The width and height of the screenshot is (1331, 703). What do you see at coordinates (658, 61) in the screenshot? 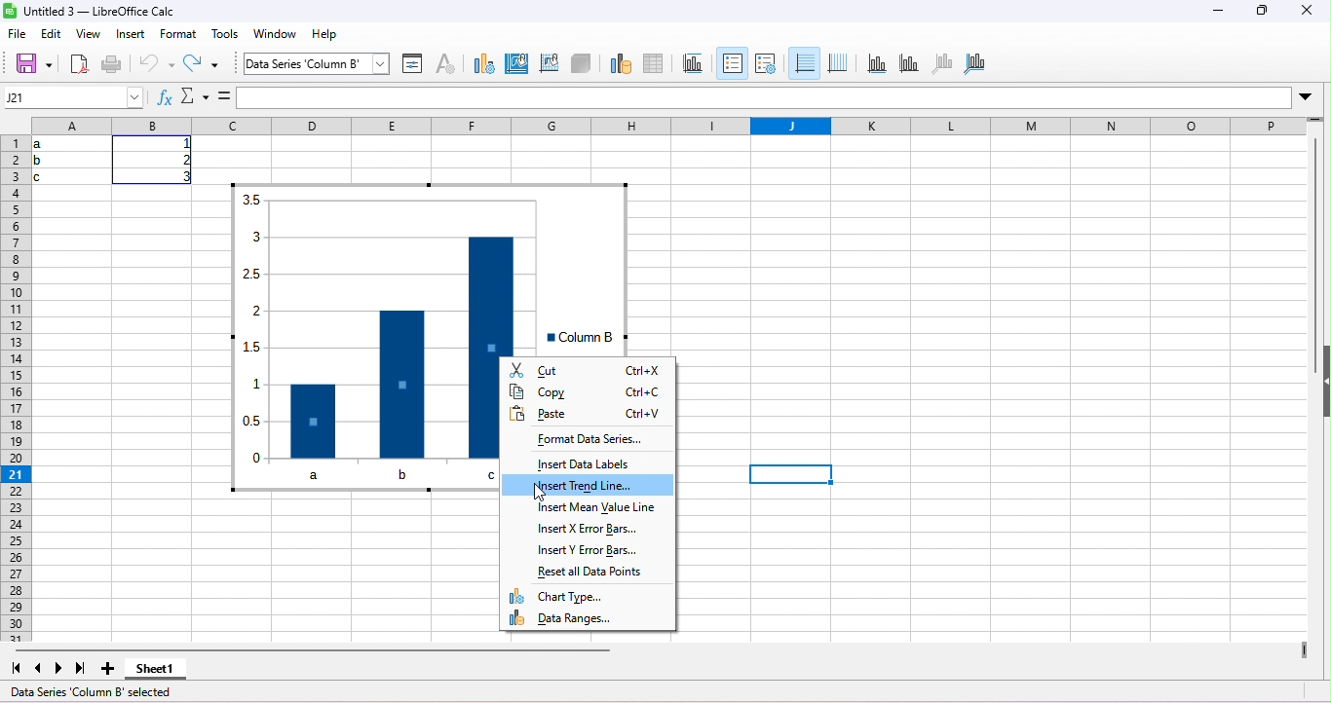
I see `data table ` at bounding box center [658, 61].